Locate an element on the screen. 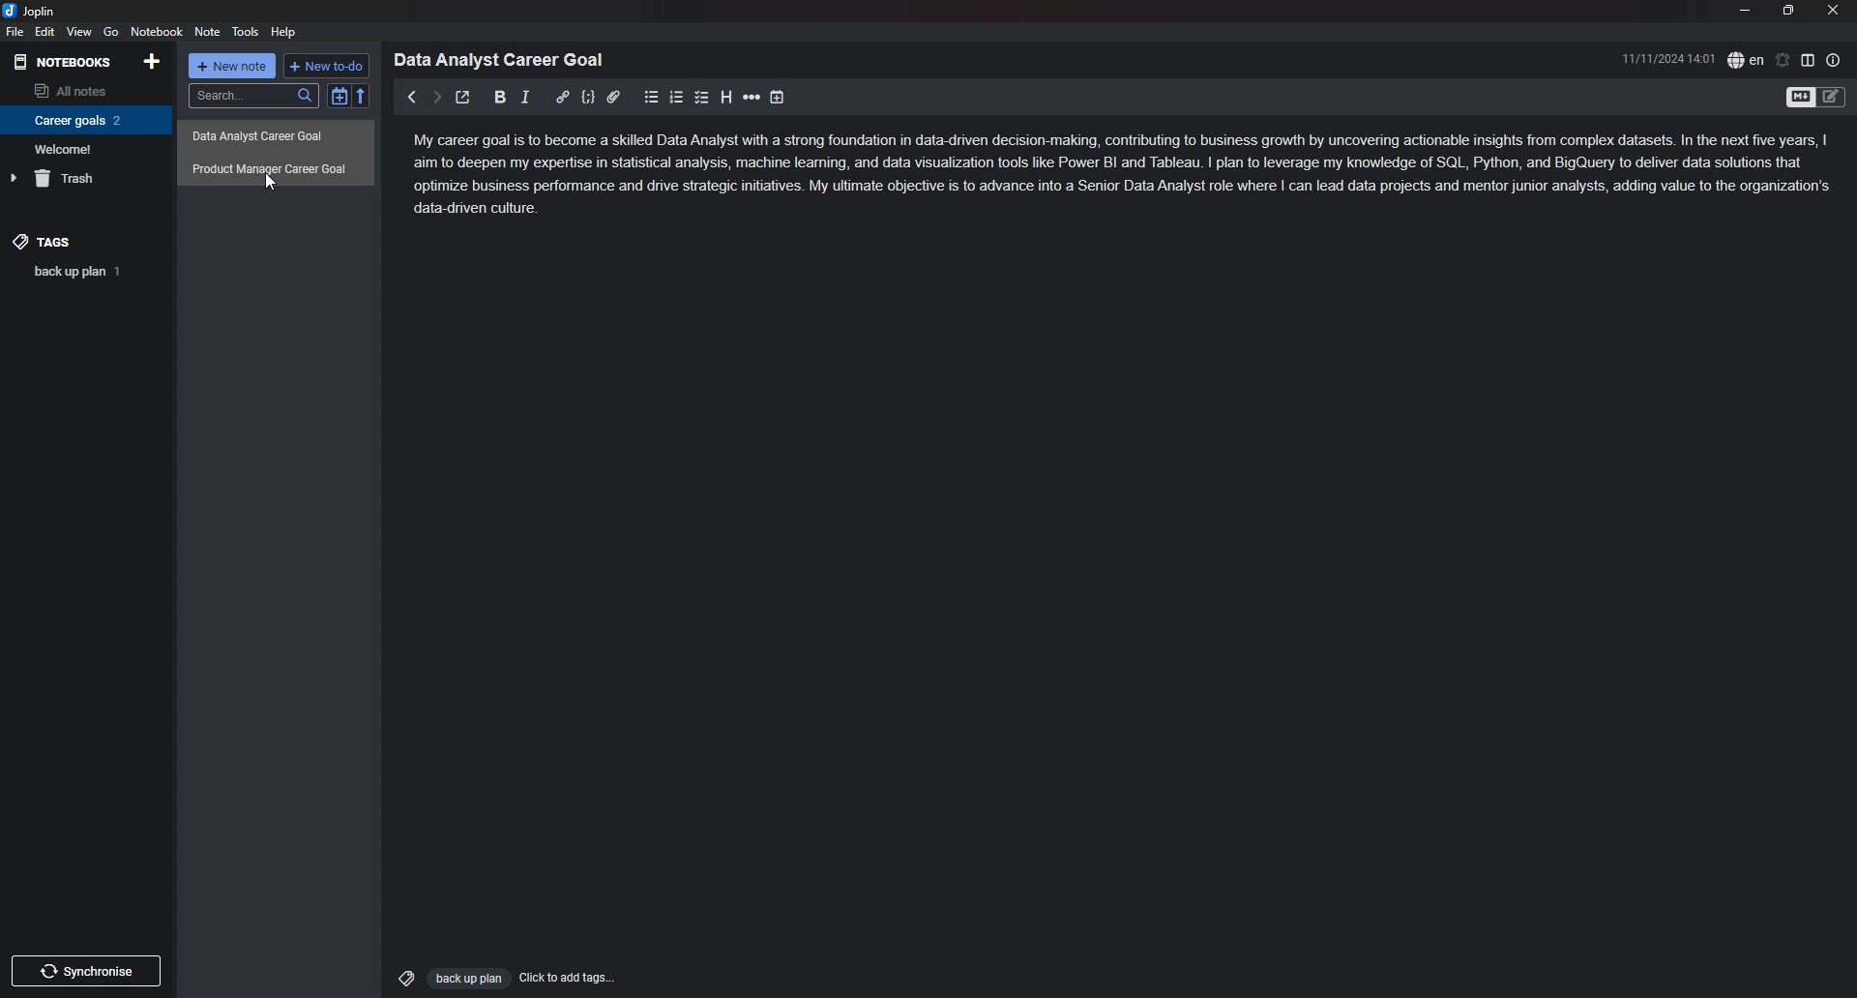 This screenshot has width=1857, height=998. close is located at coordinates (1833, 10).